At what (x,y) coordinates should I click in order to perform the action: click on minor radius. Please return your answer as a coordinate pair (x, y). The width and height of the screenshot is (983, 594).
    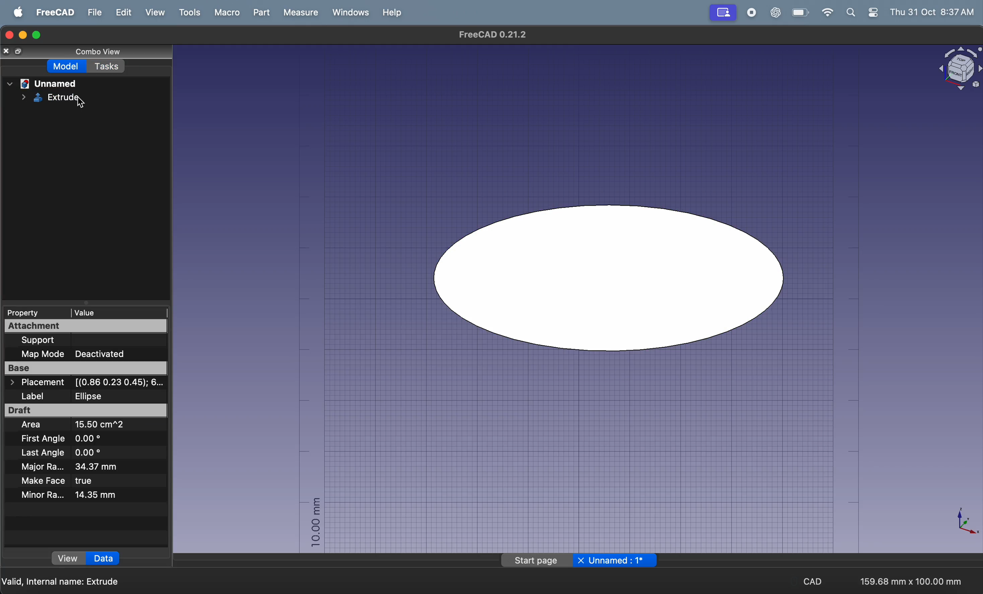
    Looking at the image, I should click on (73, 495).